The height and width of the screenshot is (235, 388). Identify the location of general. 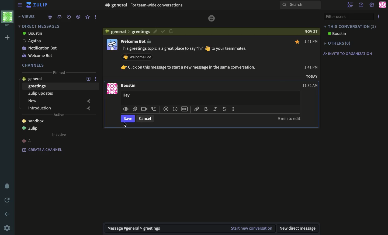
(35, 78).